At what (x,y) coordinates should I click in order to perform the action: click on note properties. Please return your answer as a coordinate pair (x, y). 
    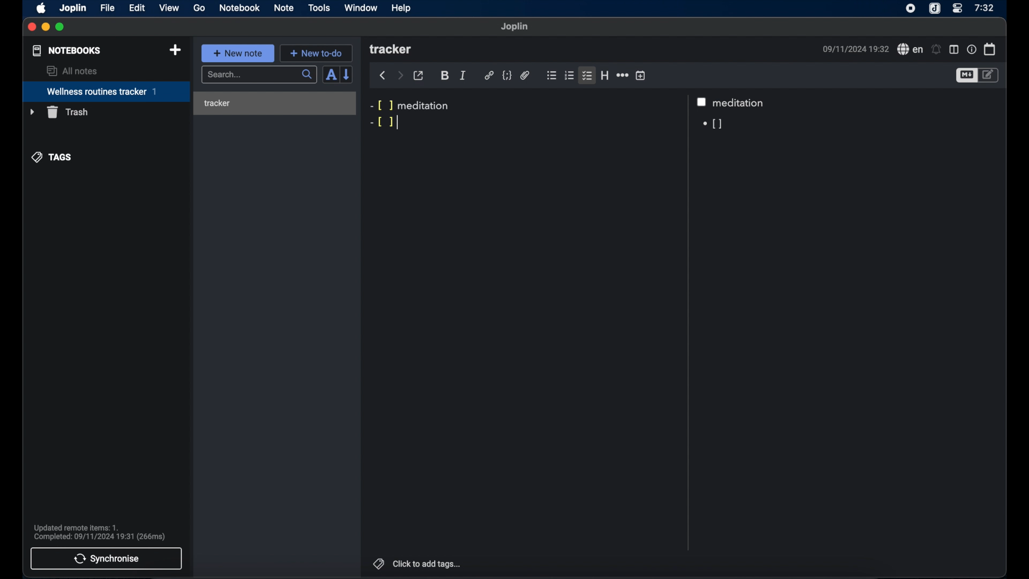
    Looking at the image, I should click on (971, 49).